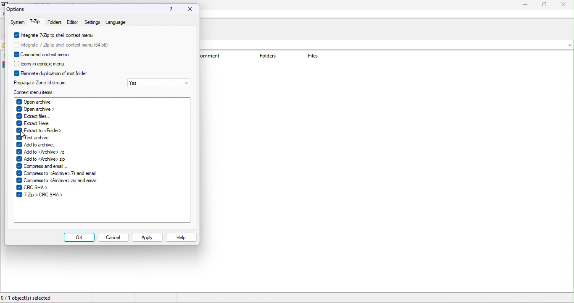 The height and width of the screenshot is (303, 574). Describe the element at coordinates (50, 54) in the screenshot. I see `cascade context menu` at that location.